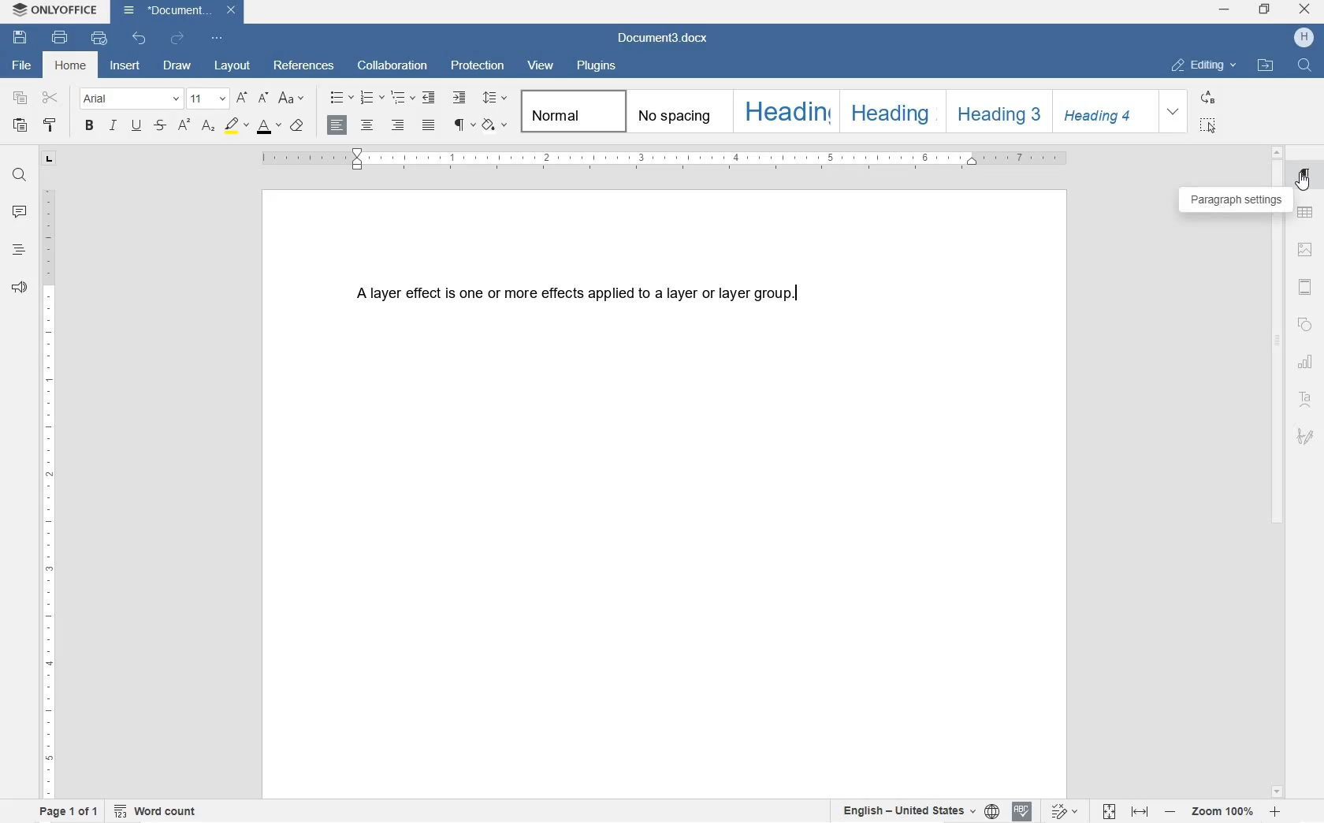 The image size is (1324, 823). Describe the element at coordinates (207, 126) in the screenshot. I see `SUBSCRIPT` at that location.